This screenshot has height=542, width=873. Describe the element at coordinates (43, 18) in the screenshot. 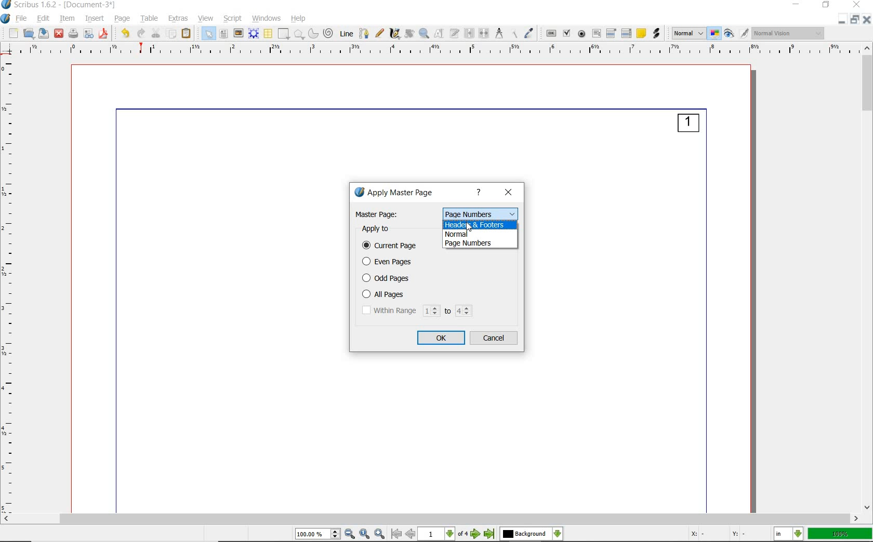

I see `edit` at that location.